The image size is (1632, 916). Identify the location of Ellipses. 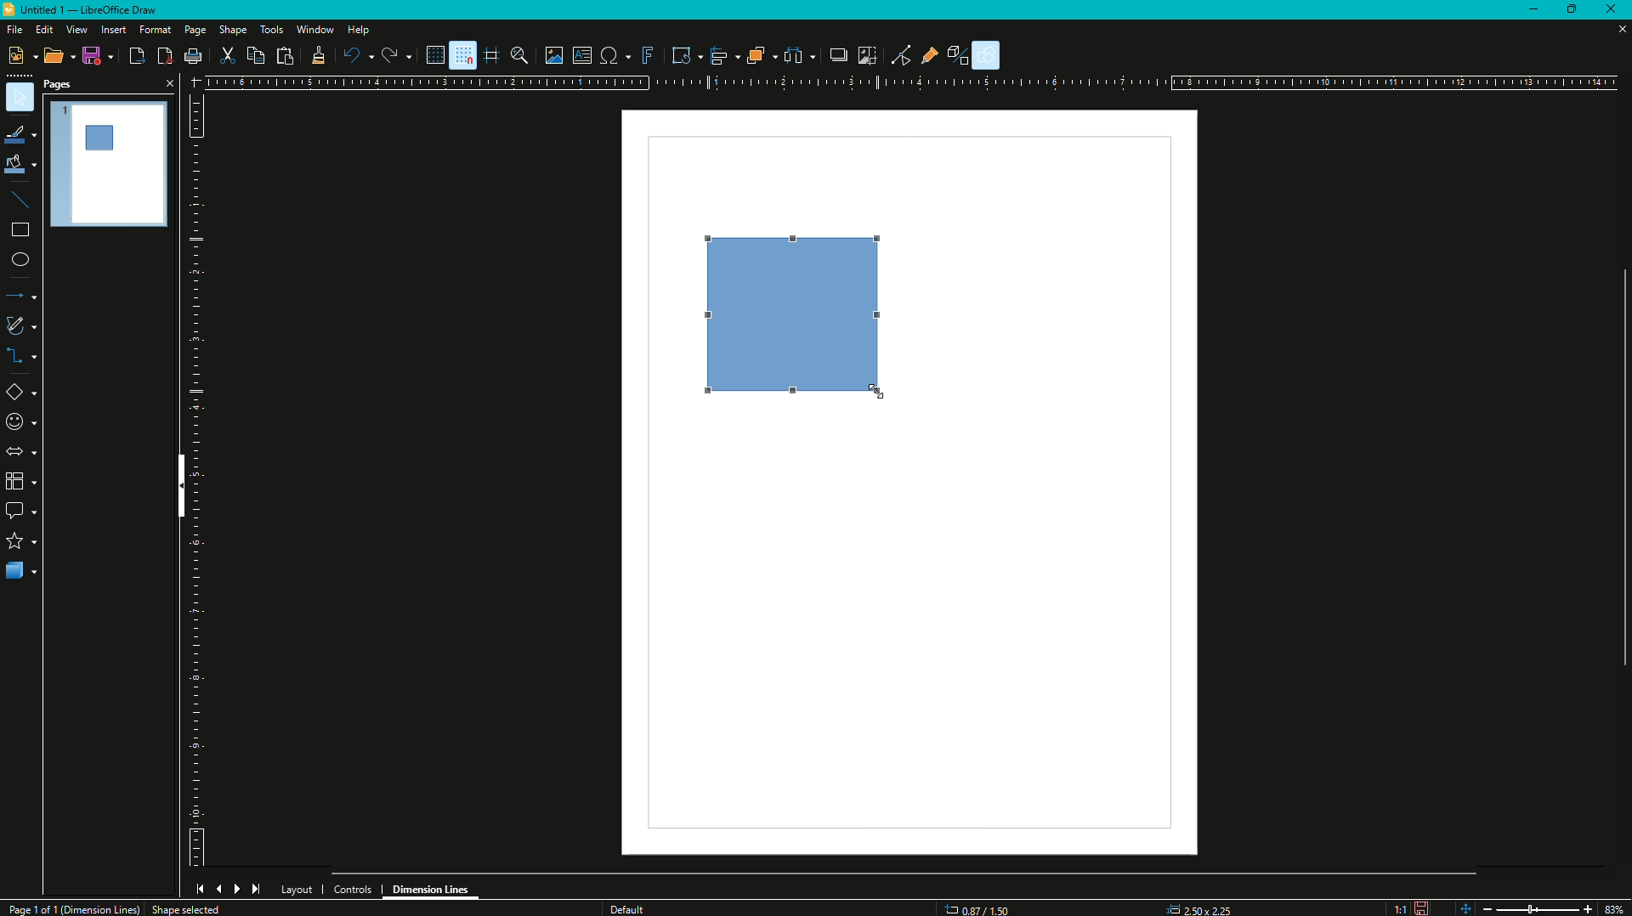
(20, 261).